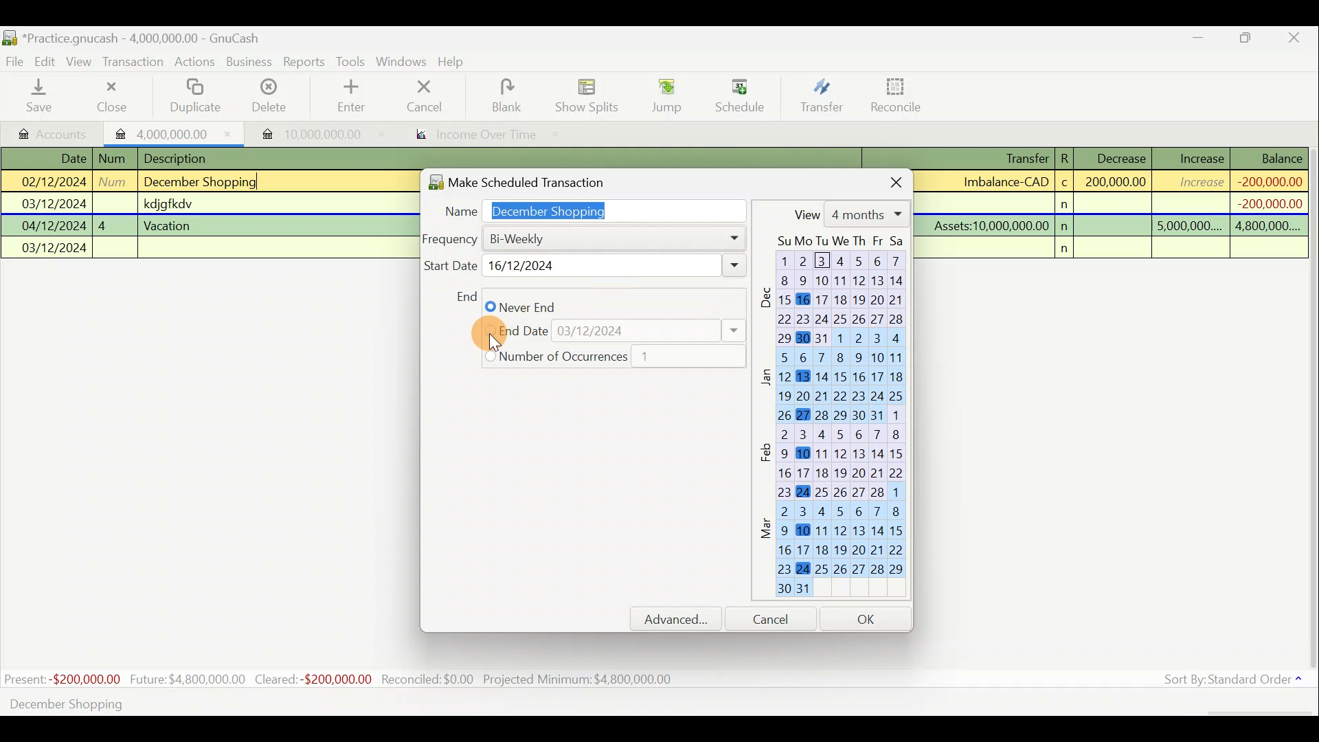 Image resolution: width=1319 pixels, height=742 pixels. Describe the element at coordinates (341, 679) in the screenshot. I see `Statistics` at that location.